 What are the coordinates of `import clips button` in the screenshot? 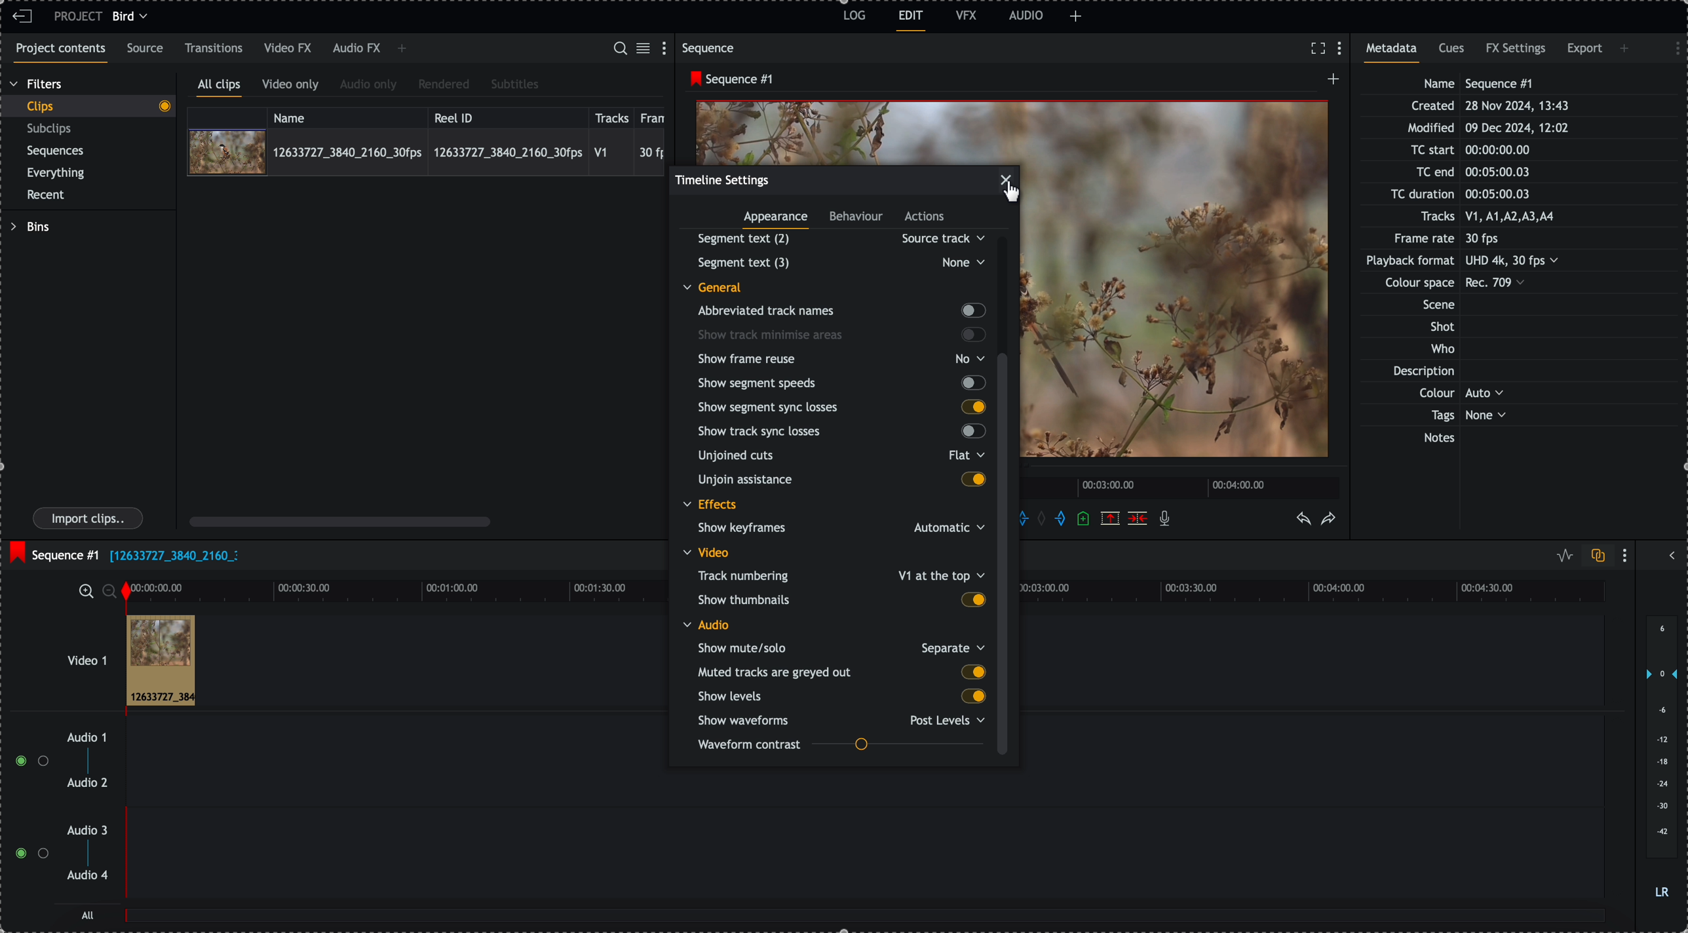 It's located at (90, 519).